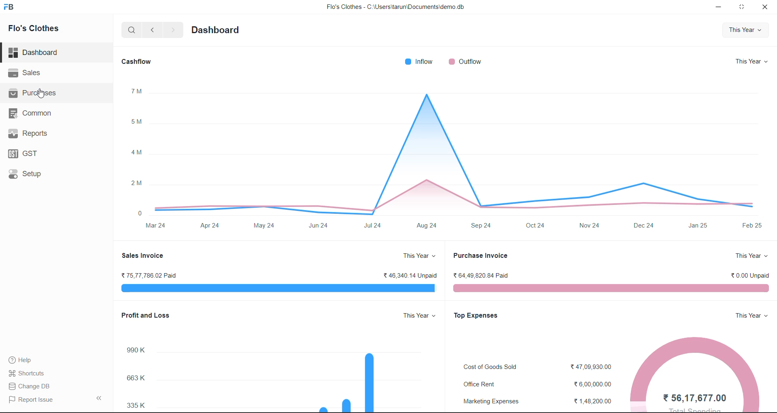 This screenshot has height=413, width=777. What do you see at coordinates (212, 225) in the screenshot?
I see `Apr 24` at bounding box center [212, 225].